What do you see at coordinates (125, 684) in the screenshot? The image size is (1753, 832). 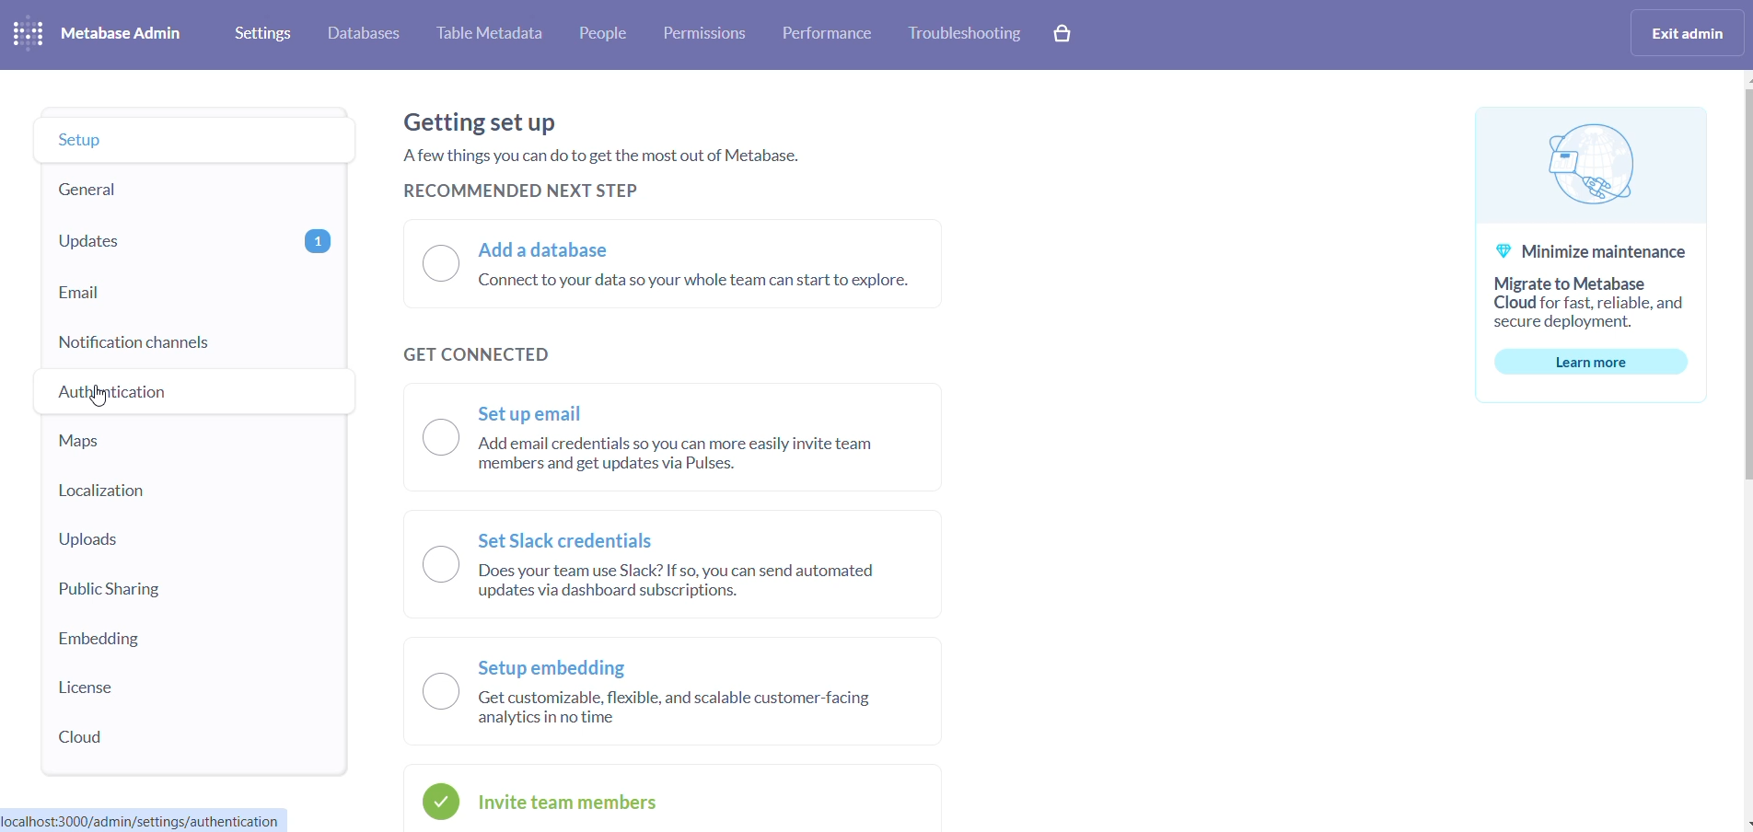 I see `license` at bounding box center [125, 684].